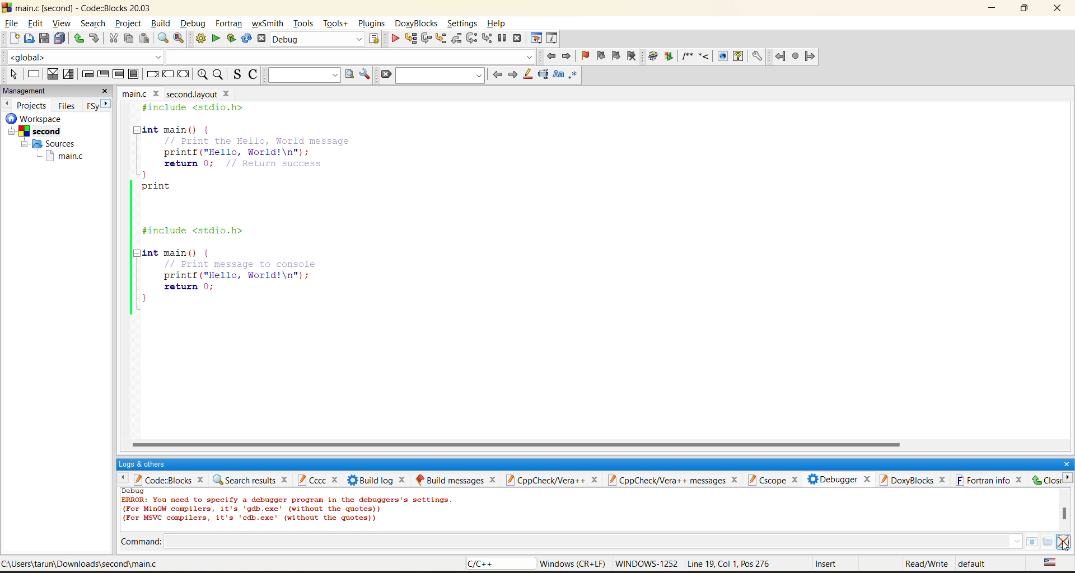  What do you see at coordinates (514, 76) in the screenshot?
I see `next` at bounding box center [514, 76].